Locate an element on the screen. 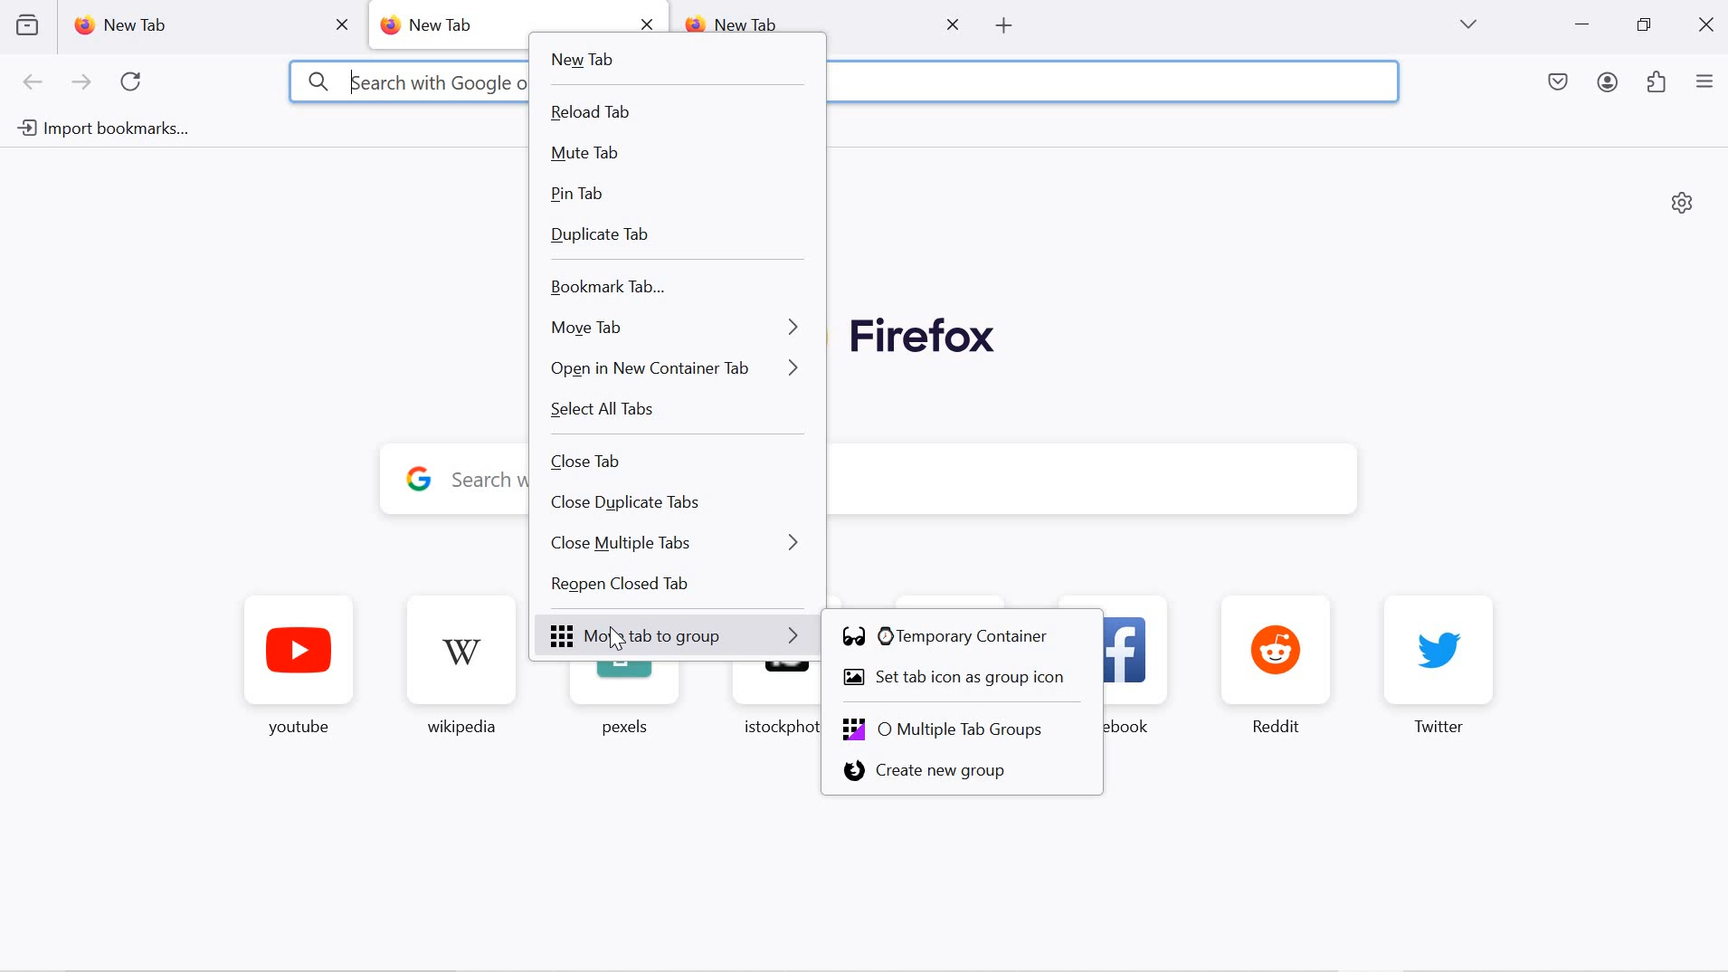 The width and height of the screenshot is (1728, 972). pin tab is located at coordinates (680, 196).